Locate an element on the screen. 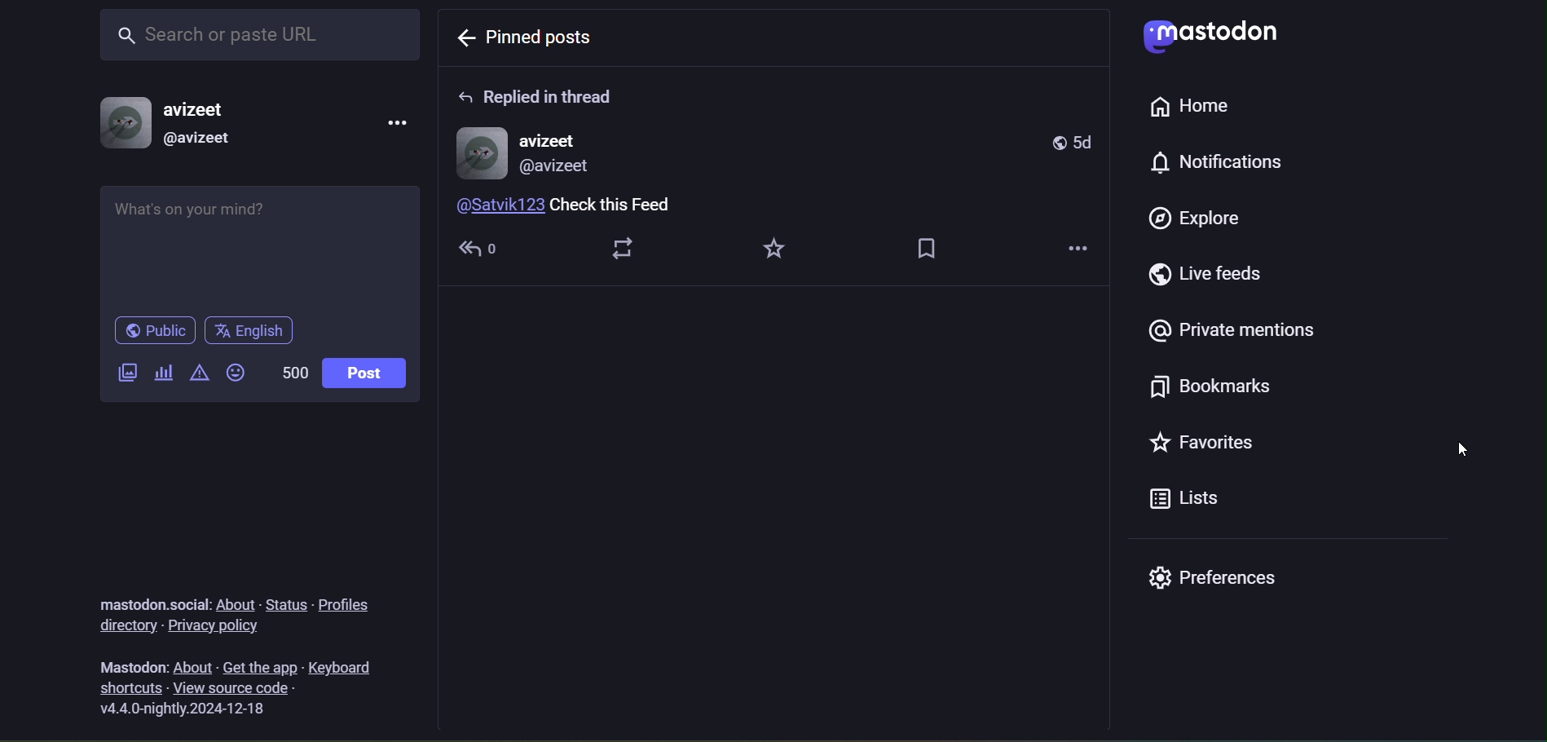 The height and width of the screenshot is (742, 1547). directory is located at coordinates (123, 626).